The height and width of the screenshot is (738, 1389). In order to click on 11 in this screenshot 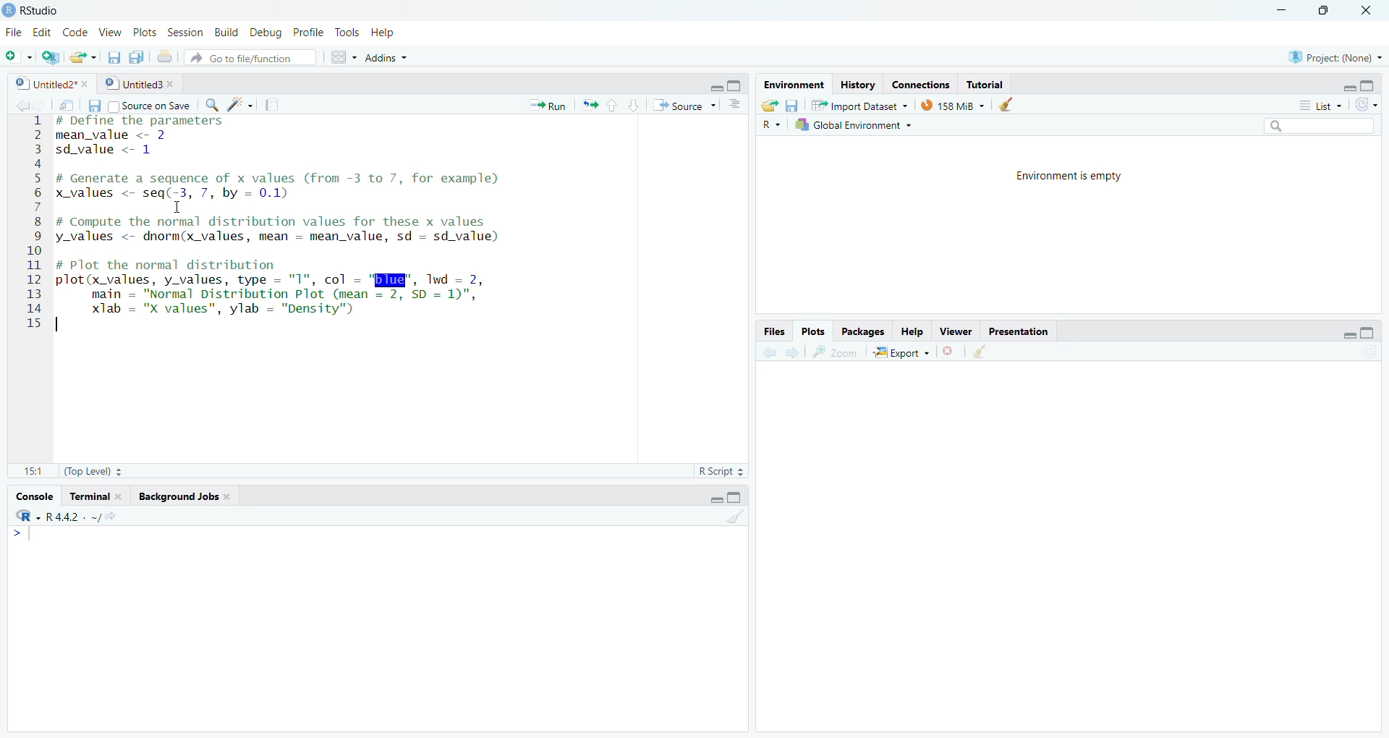, I will do `click(27, 468)`.